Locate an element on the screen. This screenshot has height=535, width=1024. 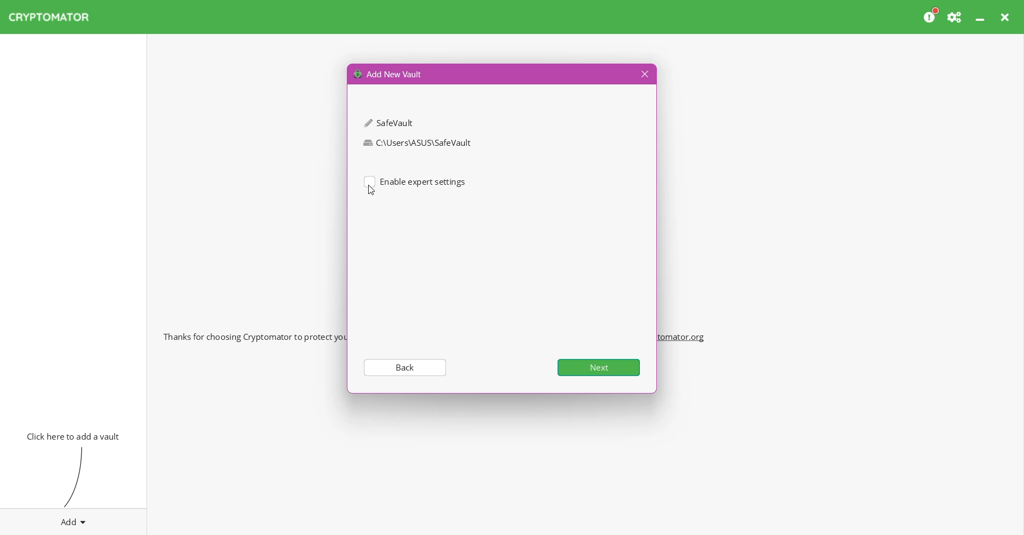
CRYPTOMATOR Application Name is located at coordinates (54, 17).